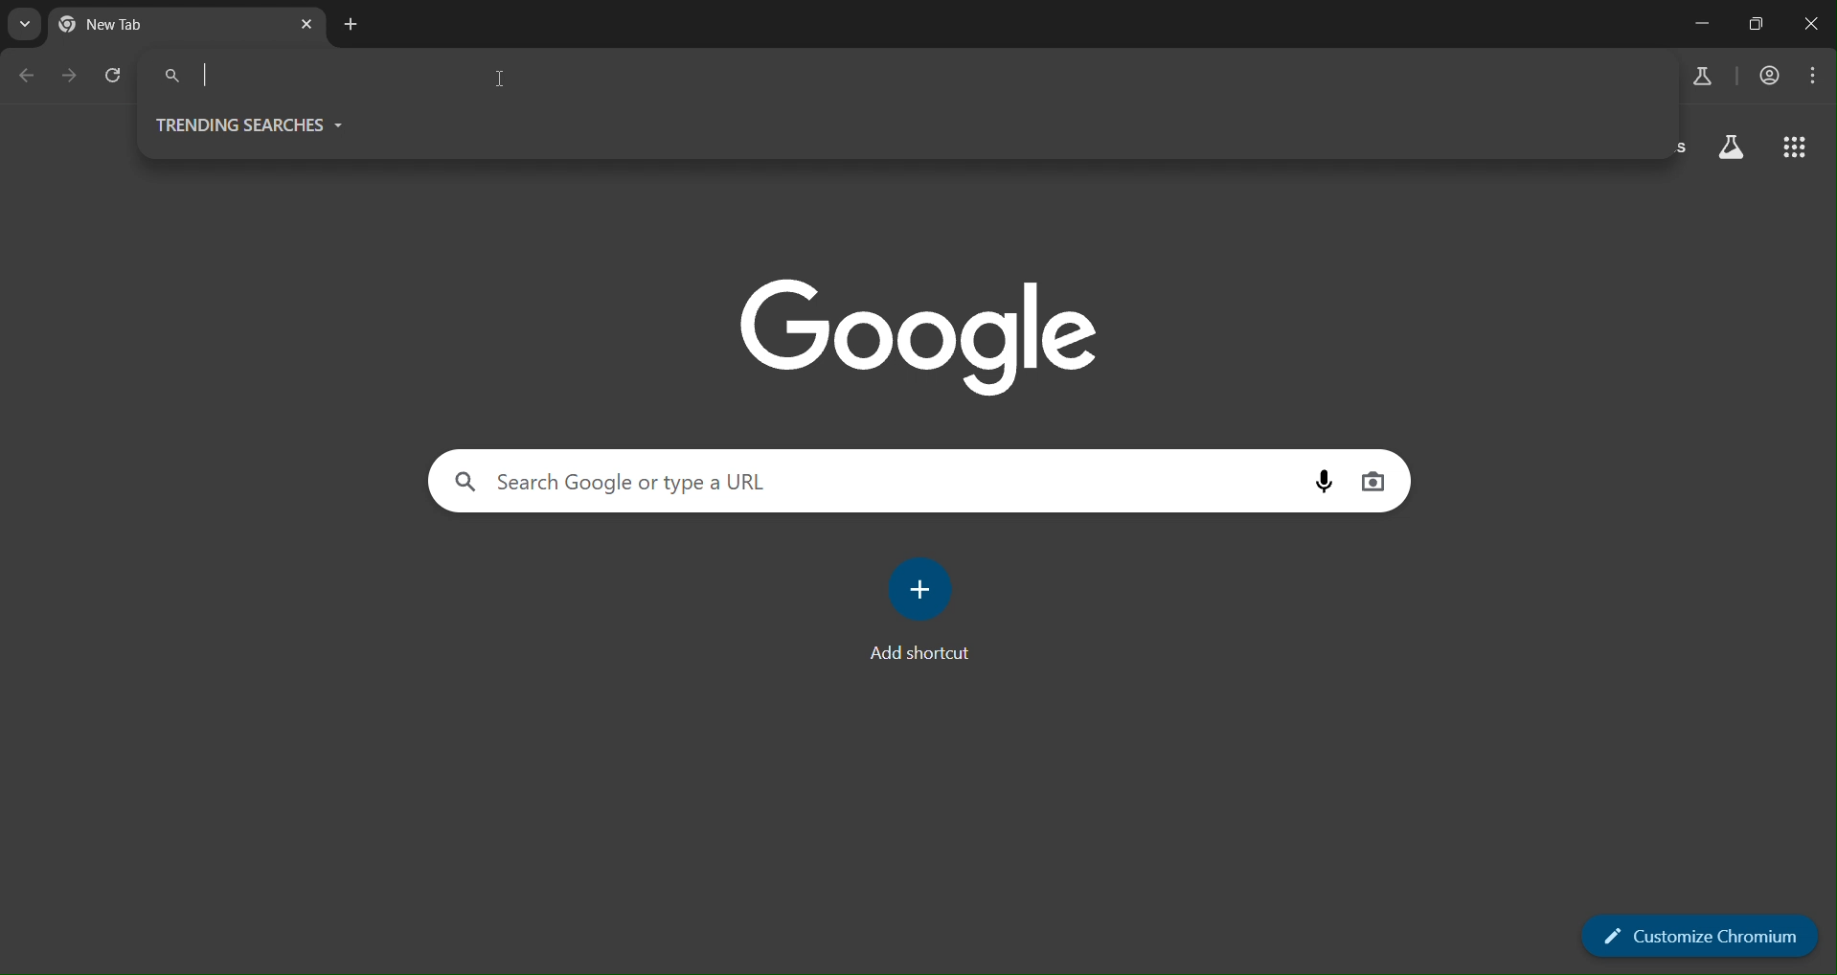 This screenshot has width=1837, height=975. Describe the element at coordinates (1698, 23) in the screenshot. I see `minimize` at that location.